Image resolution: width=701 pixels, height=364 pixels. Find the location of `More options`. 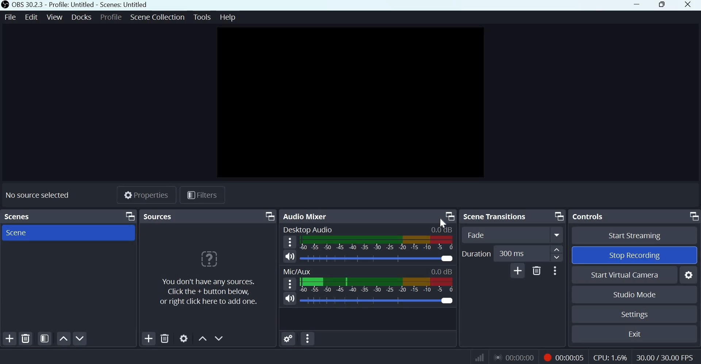

More options is located at coordinates (557, 271).